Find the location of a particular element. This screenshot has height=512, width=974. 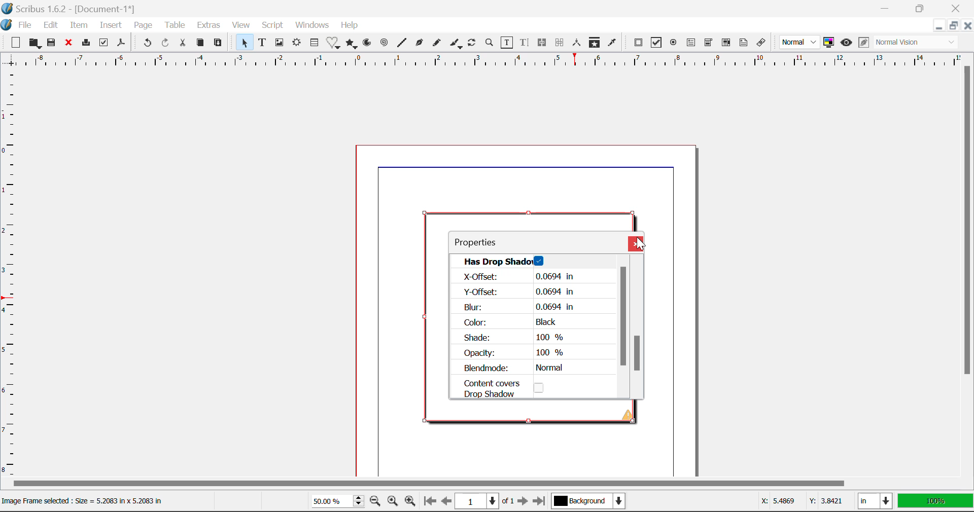

Render Frame is located at coordinates (298, 44).